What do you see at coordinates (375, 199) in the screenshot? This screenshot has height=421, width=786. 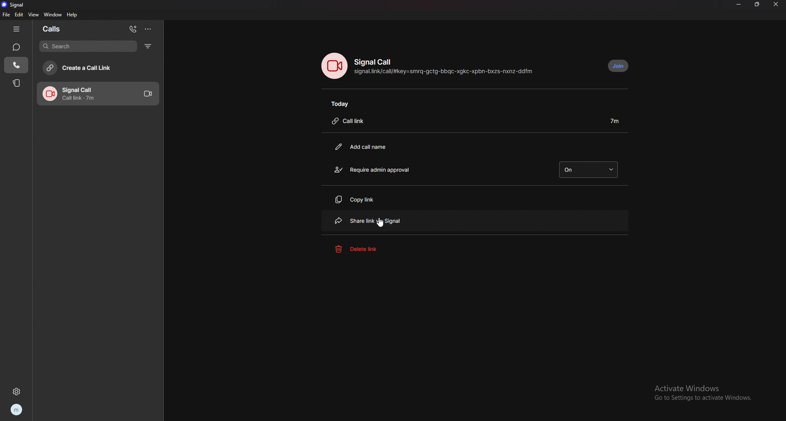 I see `copy link` at bounding box center [375, 199].